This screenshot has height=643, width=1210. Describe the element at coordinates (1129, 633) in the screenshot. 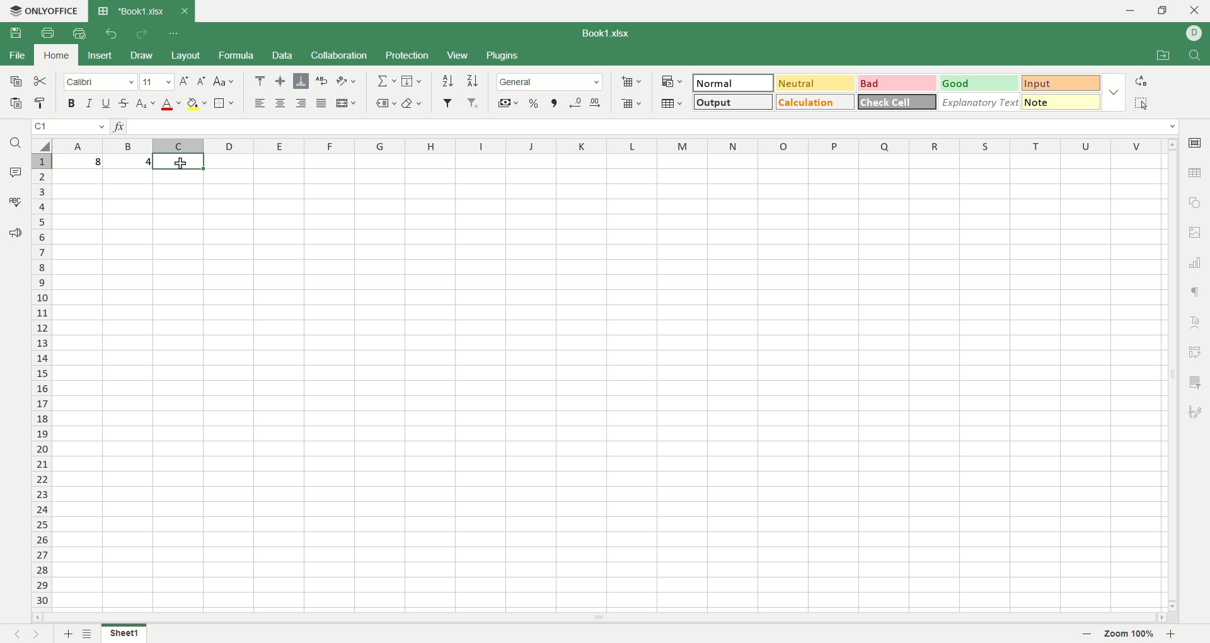

I see `zoom 100%` at that location.